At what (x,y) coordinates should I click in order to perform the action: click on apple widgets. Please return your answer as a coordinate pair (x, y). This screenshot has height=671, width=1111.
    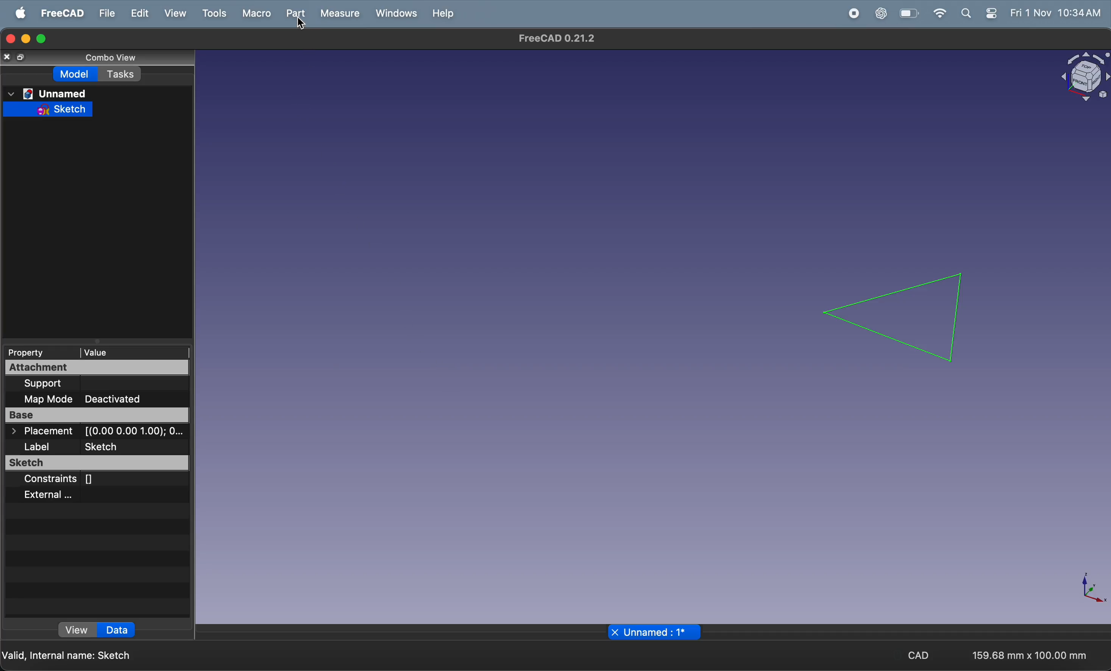
    Looking at the image, I should click on (979, 14).